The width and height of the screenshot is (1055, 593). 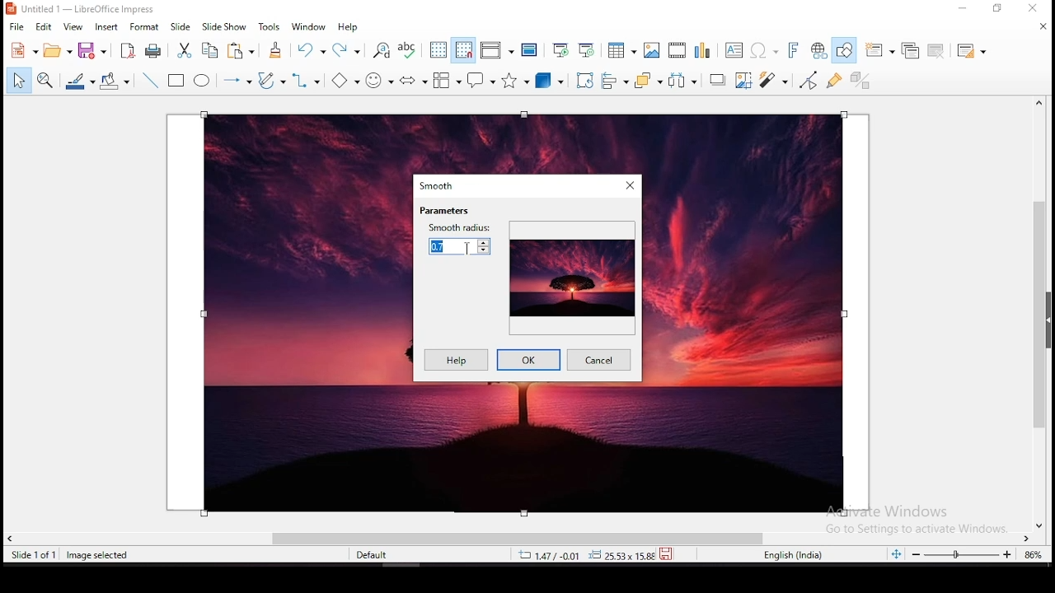 I want to click on mouse pointer, so click(x=470, y=248).